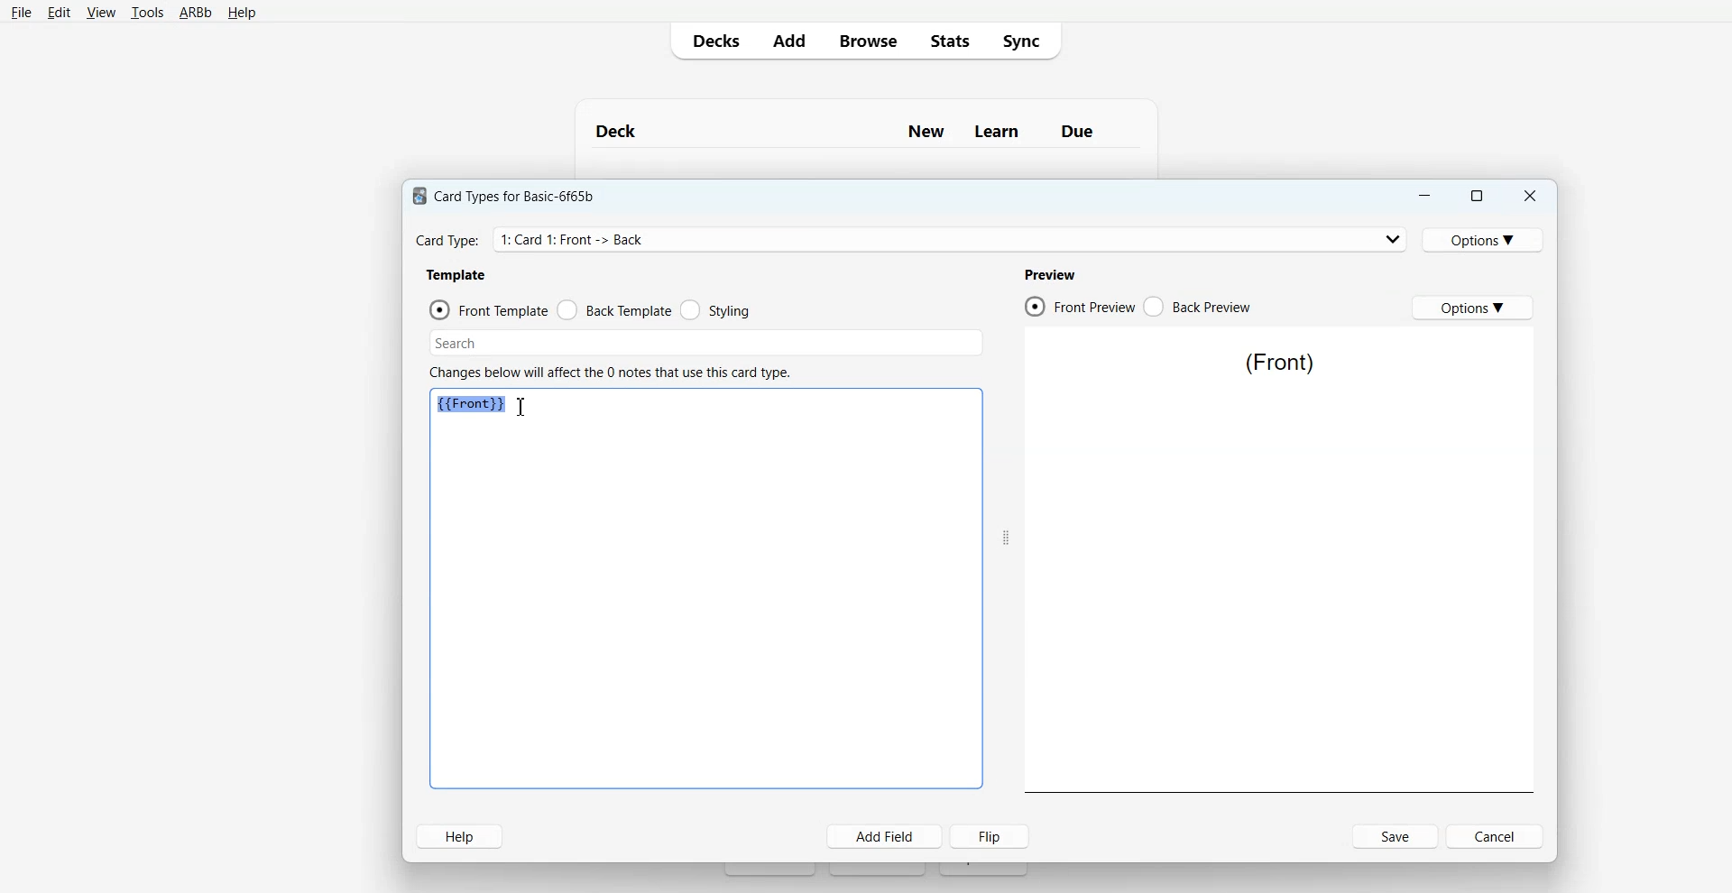 The image size is (1732, 893). Describe the element at coordinates (991, 836) in the screenshot. I see `Flip` at that location.